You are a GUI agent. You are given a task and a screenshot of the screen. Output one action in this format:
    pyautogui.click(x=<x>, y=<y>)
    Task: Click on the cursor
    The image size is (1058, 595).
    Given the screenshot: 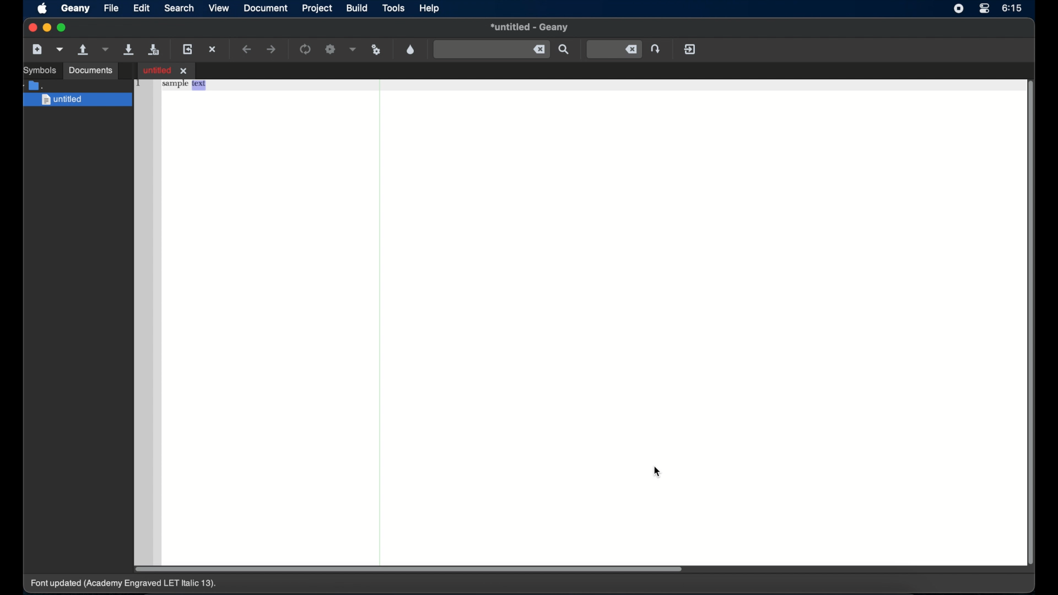 What is the action you would take?
    pyautogui.click(x=658, y=472)
    